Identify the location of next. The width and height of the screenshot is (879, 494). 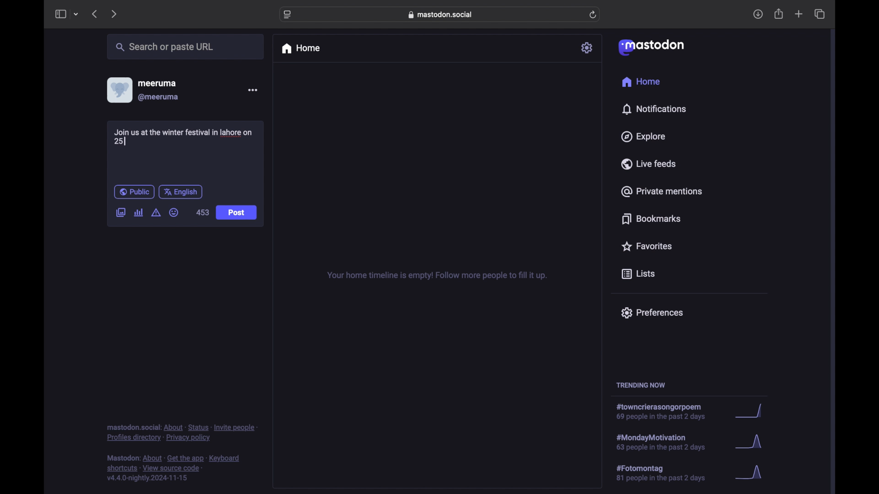
(115, 14).